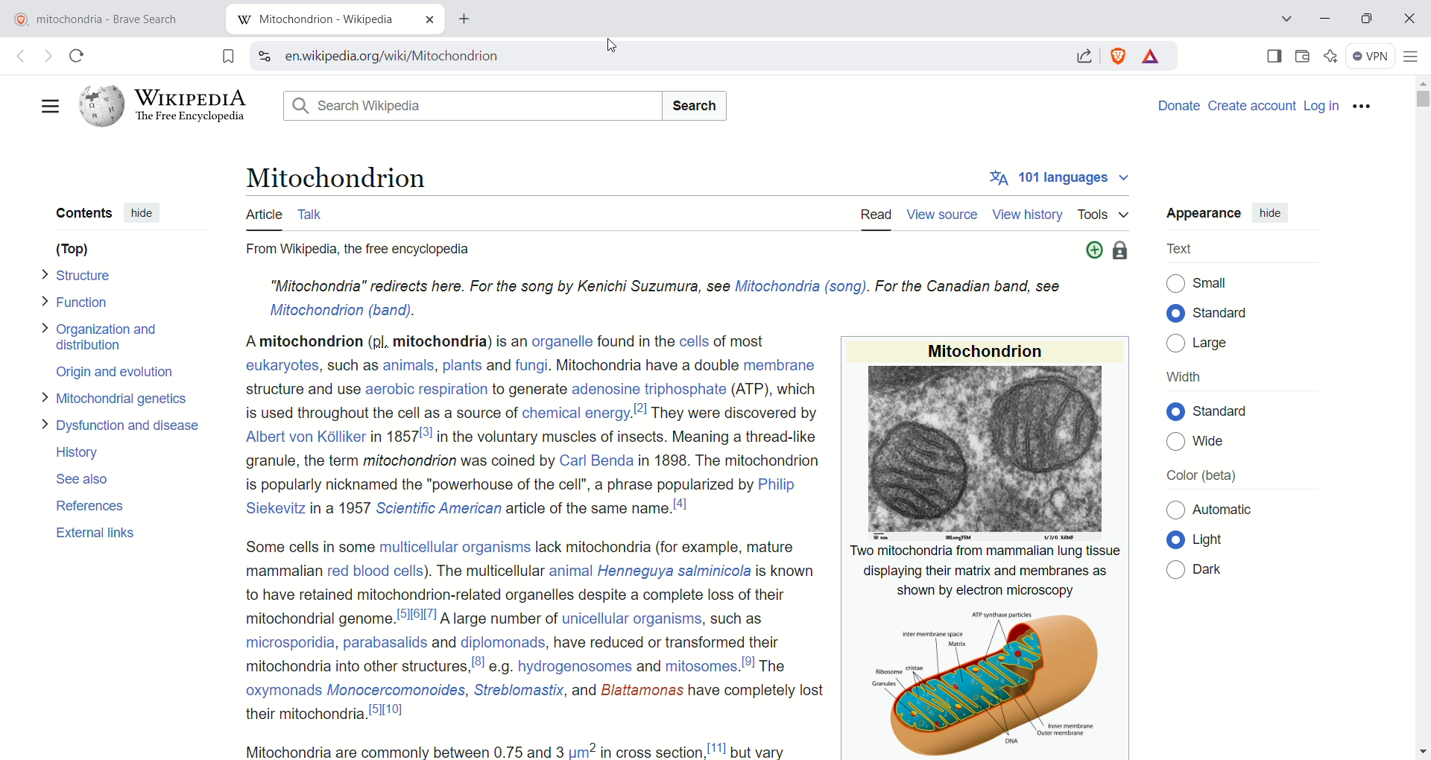  I want to click on menu, so click(1363, 107).